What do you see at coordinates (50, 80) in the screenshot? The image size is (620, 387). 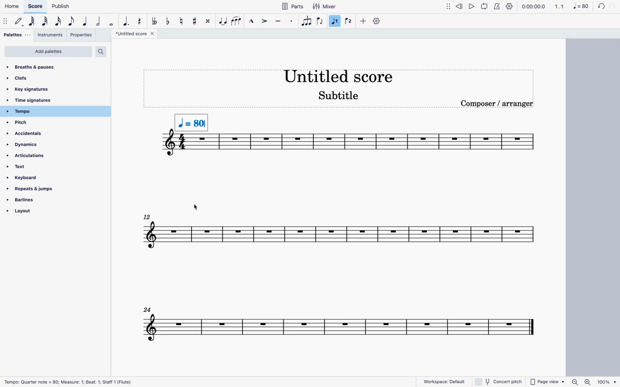 I see `clefs` at bounding box center [50, 80].